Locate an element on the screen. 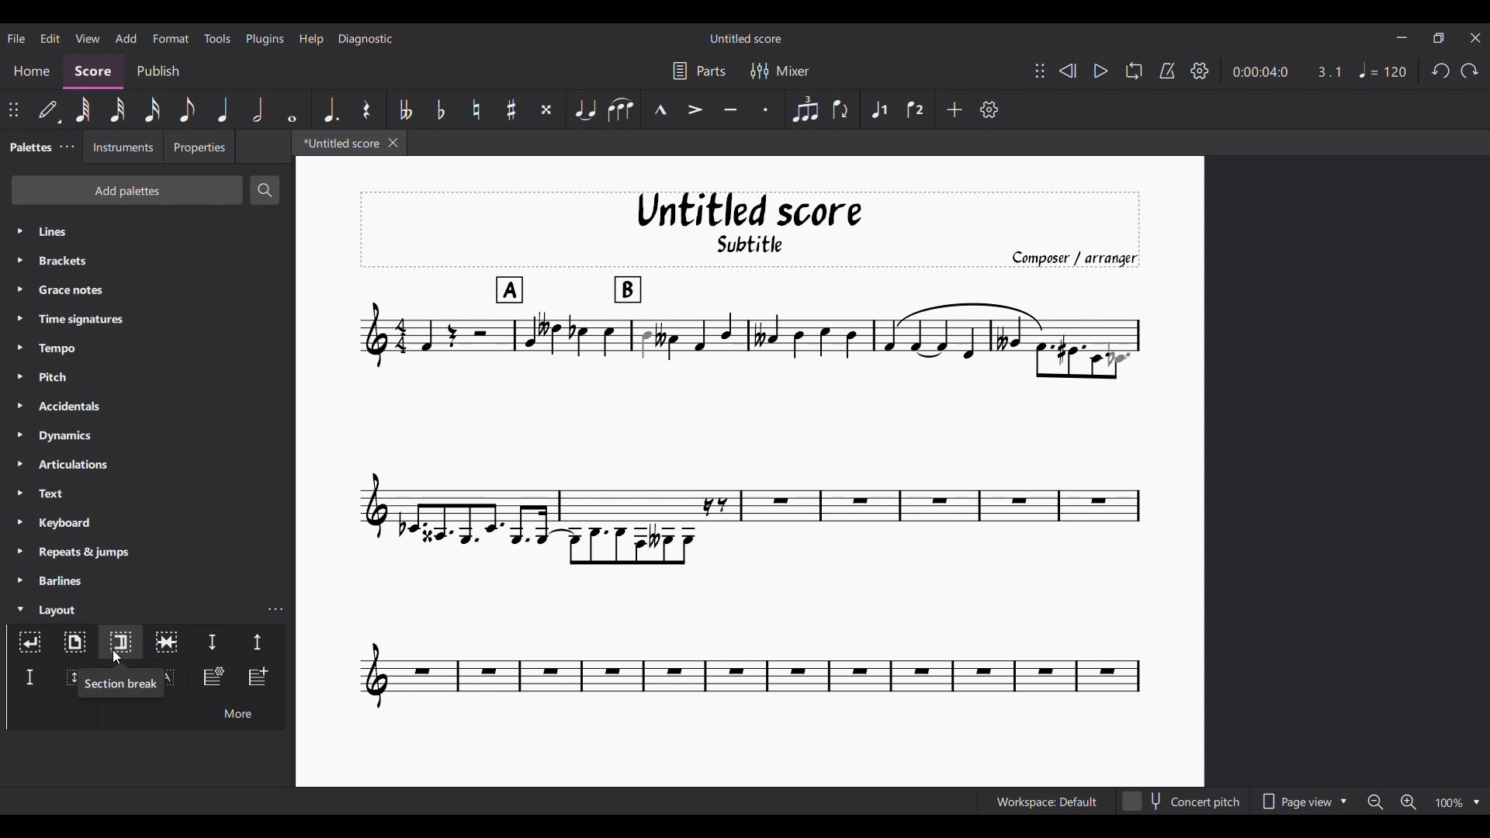 This screenshot has width=1490, height=838. Close tab is located at coordinates (393, 143).